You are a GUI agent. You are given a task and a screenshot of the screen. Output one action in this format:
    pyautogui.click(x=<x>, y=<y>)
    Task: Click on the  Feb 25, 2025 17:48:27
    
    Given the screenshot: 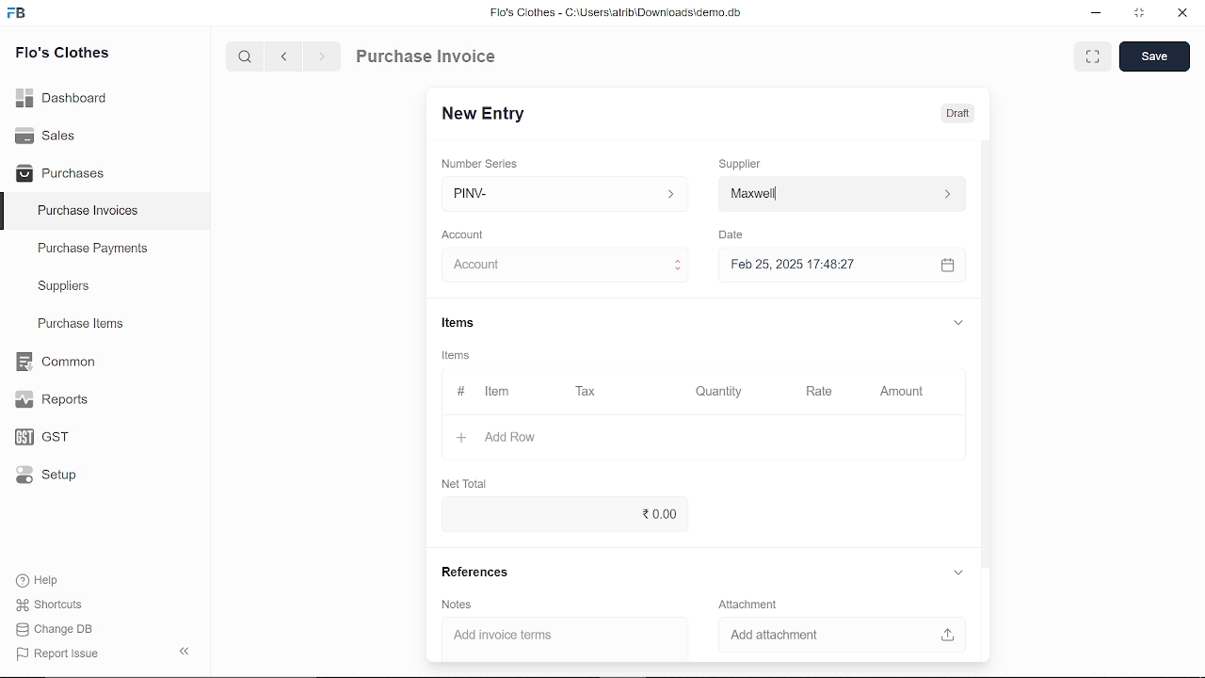 What is the action you would take?
    pyautogui.click(x=823, y=265)
    